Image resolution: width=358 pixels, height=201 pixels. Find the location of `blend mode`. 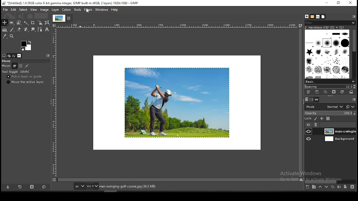

blend mode is located at coordinates (324, 107).